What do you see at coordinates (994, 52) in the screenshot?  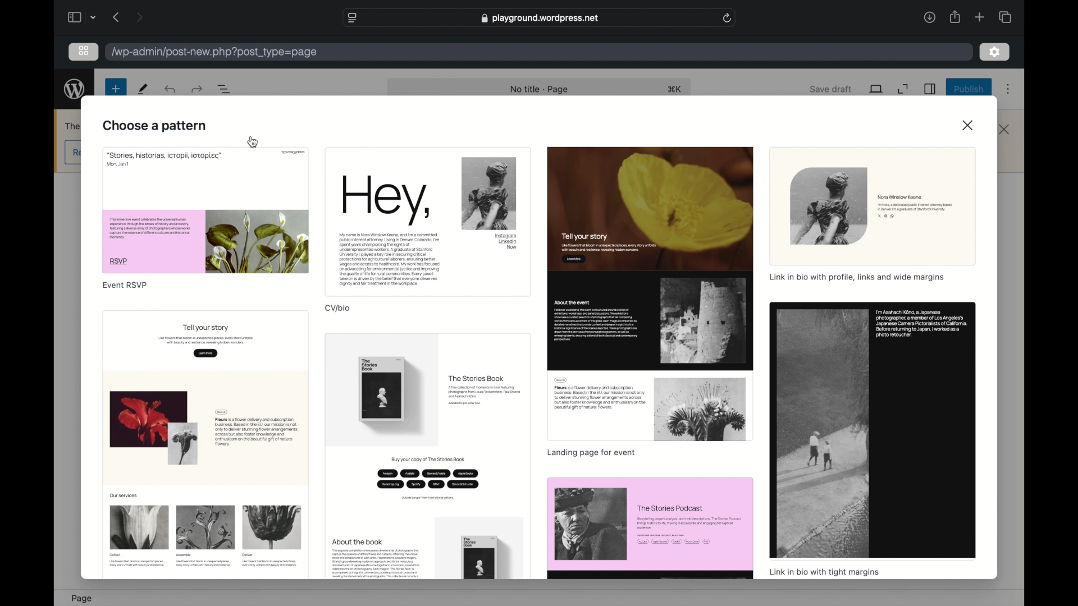 I see `settings` at bounding box center [994, 52].